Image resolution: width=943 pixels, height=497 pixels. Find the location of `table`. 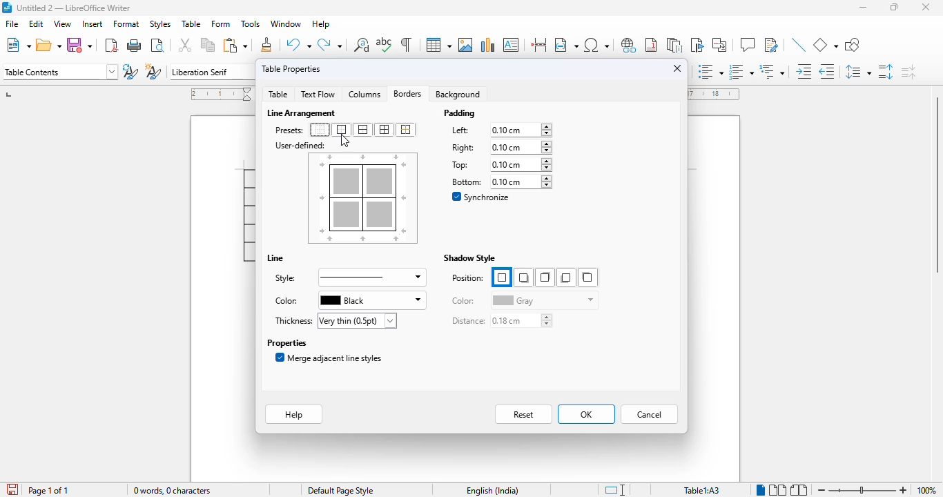

table is located at coordinates (438, 45).